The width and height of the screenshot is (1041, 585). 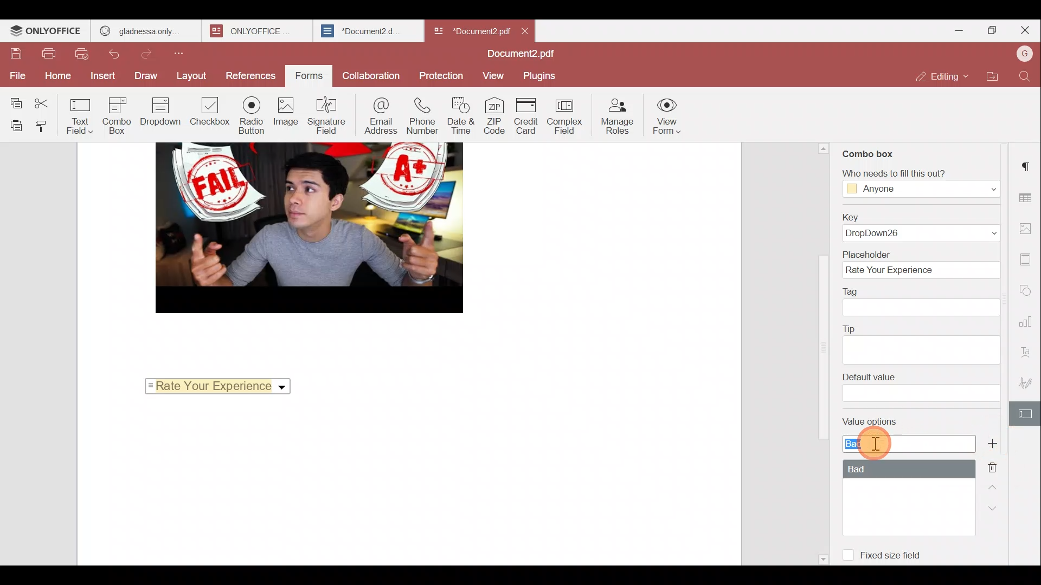 What do you see at coordinates (1021, 57) in the screenshot?
I see `Account name` at bounding box center [1021, 57].